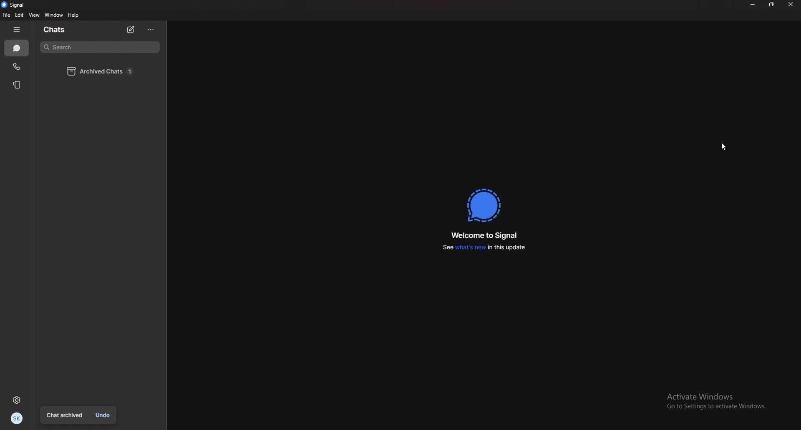 This screenshot has height=430, width=801. I want to click on Settings, so click(16, 400).